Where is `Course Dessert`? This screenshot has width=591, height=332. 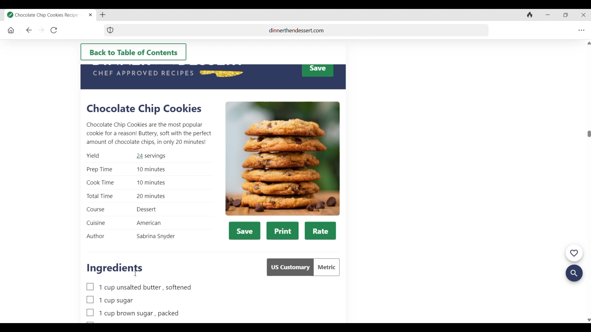 Course Dessert is located at coordinates (122, 210).